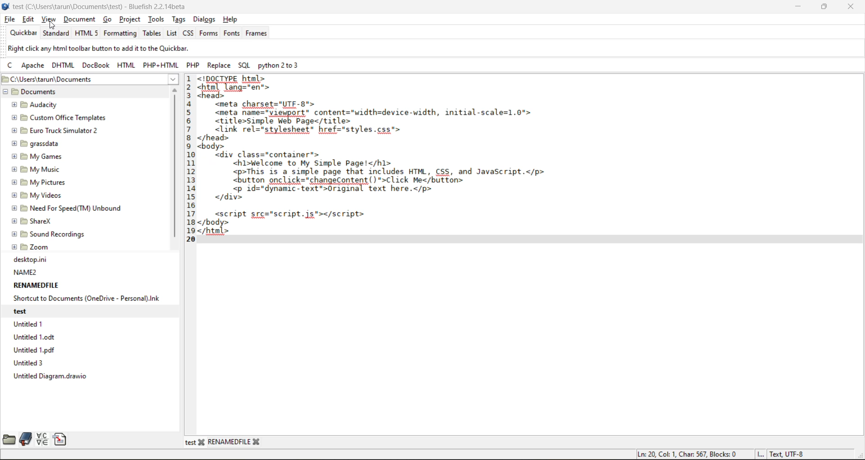  Describe the element at coordinates (205, 19) in the screenshot. I see `dialogs` at that location.